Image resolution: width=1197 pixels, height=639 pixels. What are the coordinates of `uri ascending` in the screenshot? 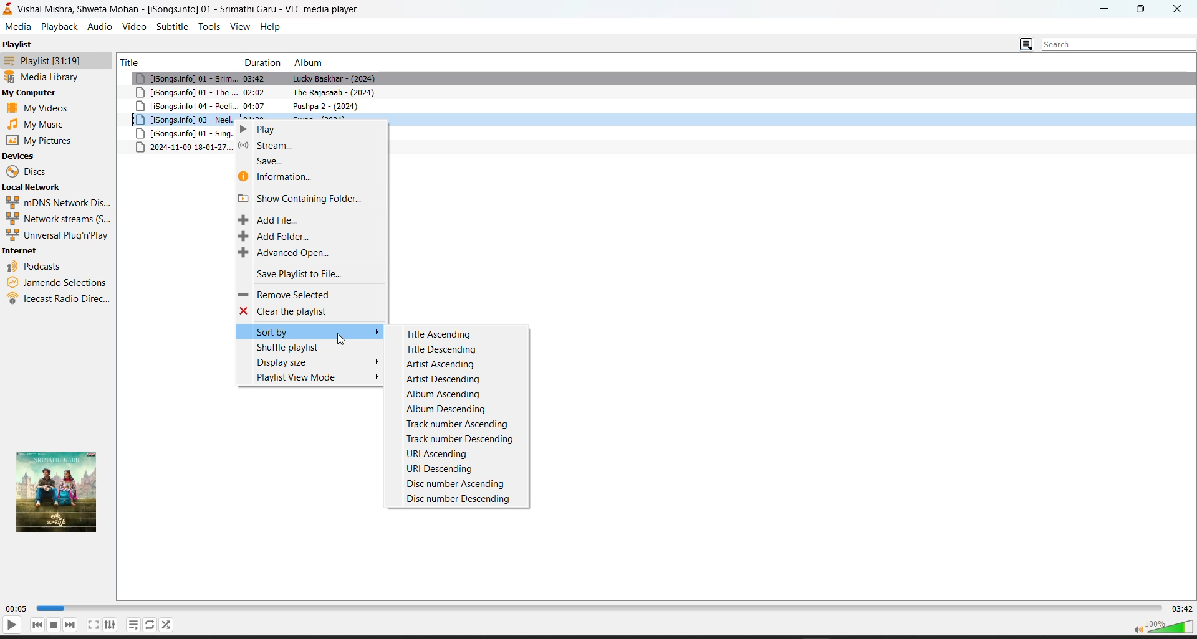 It's located at (458, 453).